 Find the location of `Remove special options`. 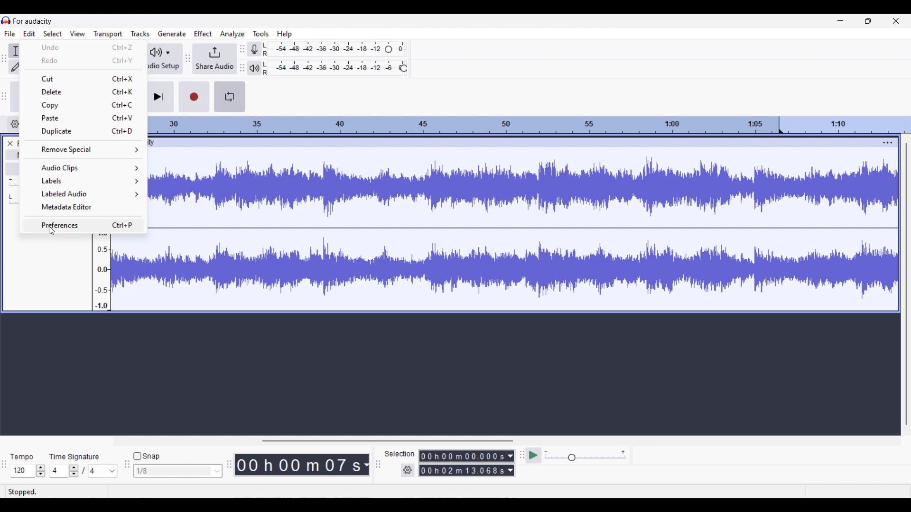

Remove special options is located at coordinates (84, 149).